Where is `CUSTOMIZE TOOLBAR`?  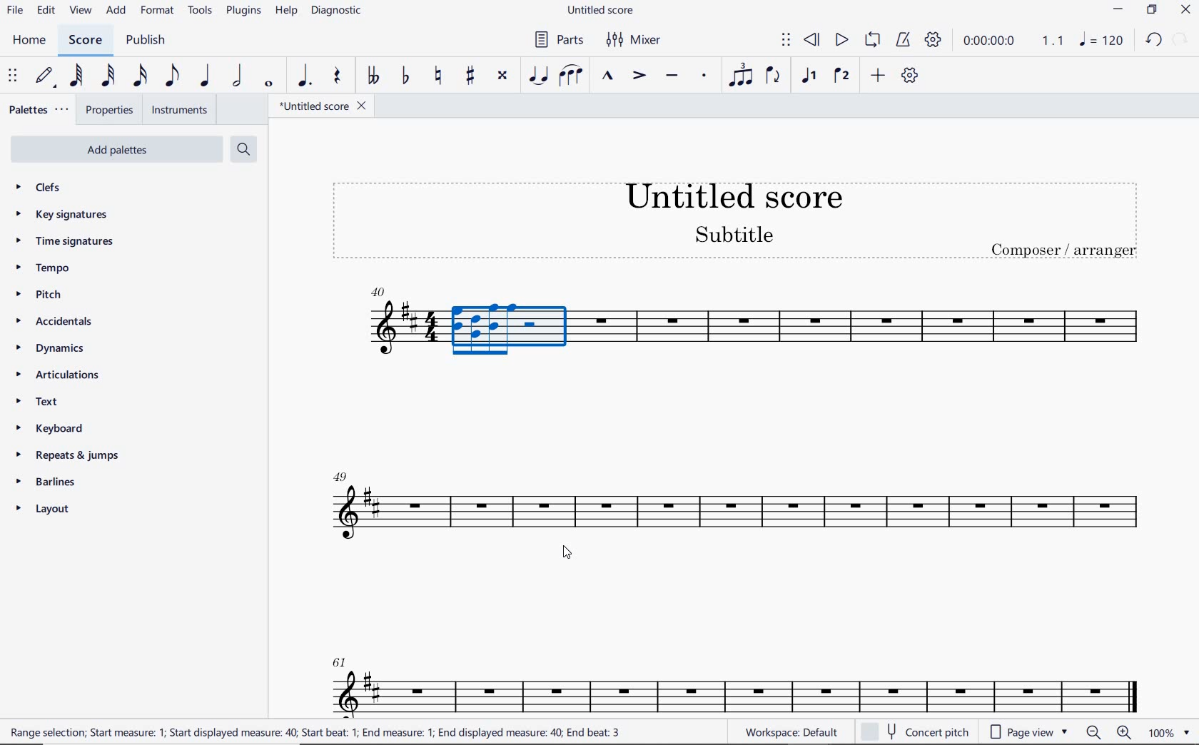
CUSTOMIZE TOOLBAR is located at coordinates (910, 76).